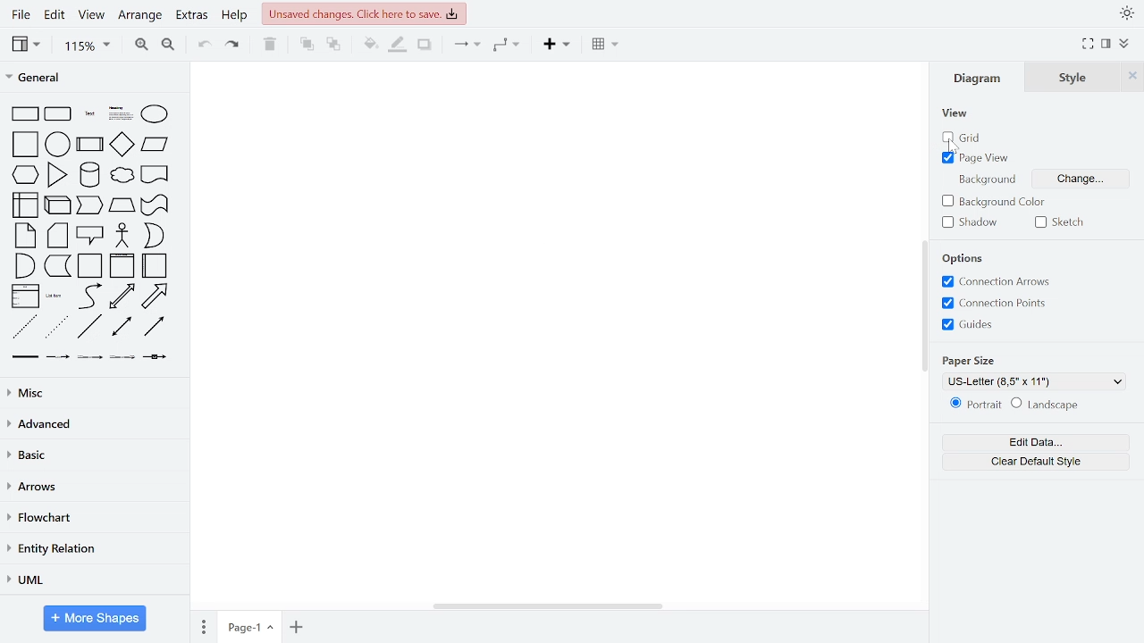  What do you see at coordinates (121, 236) in the screenshot?
I see `actor` at bounding box center [121, 236].